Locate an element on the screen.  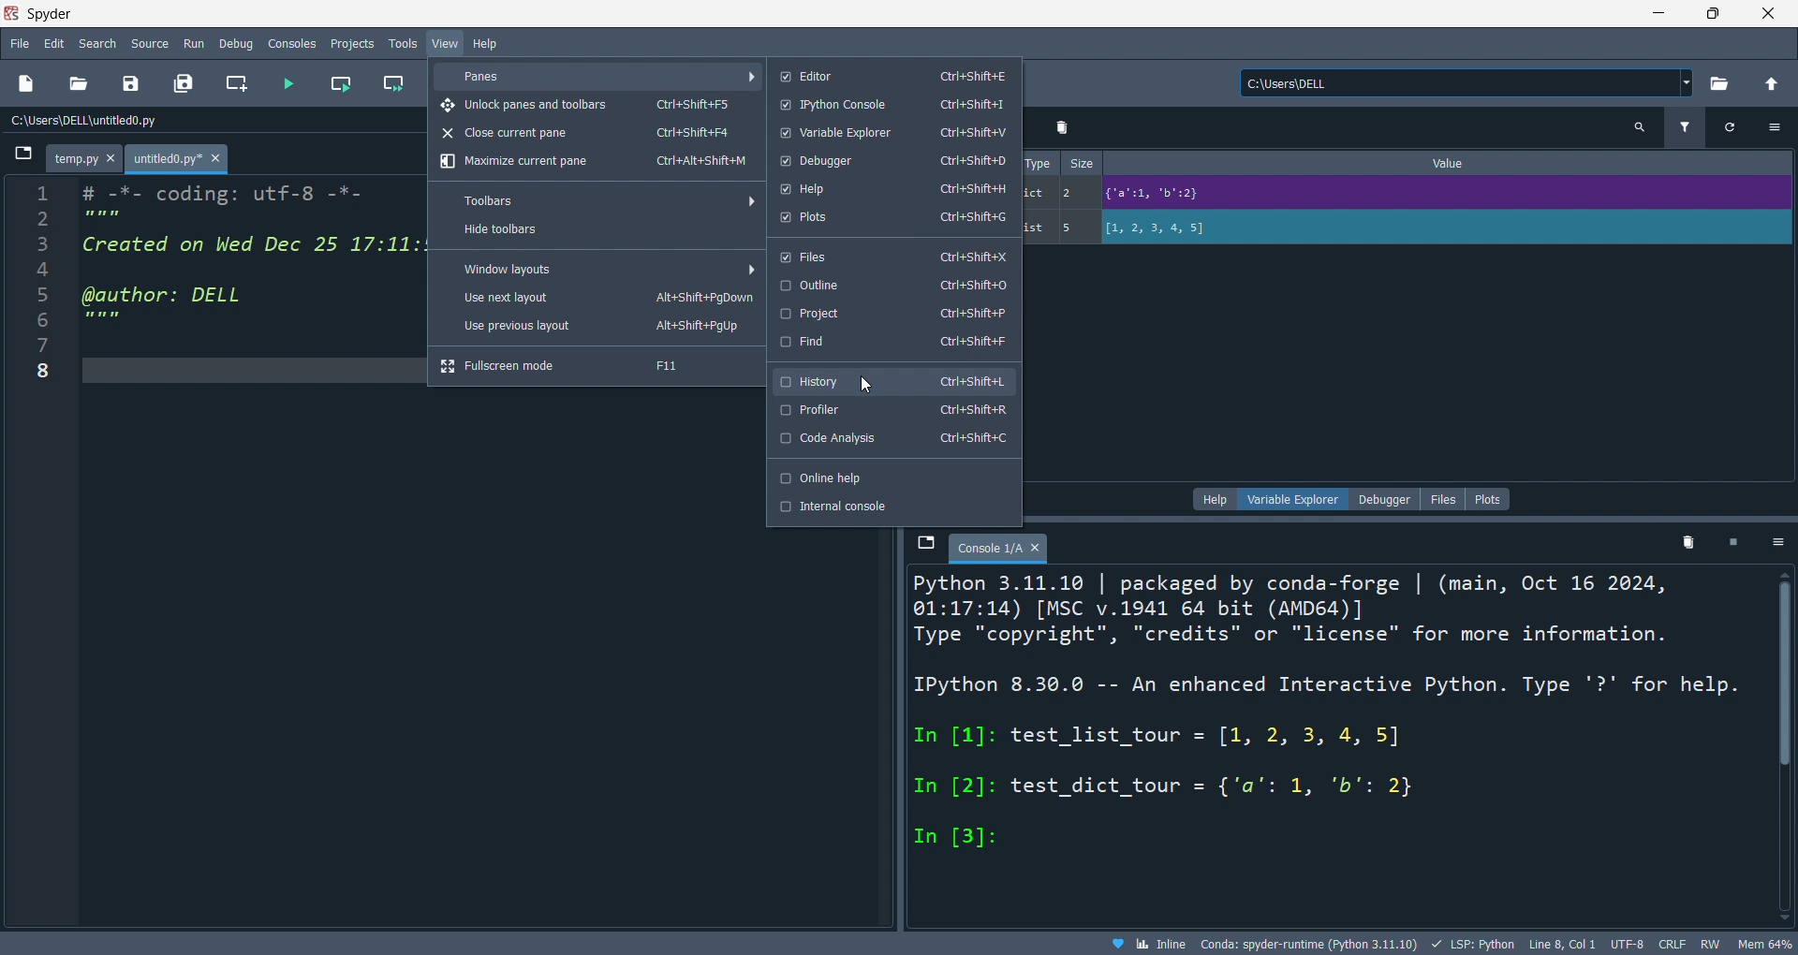
crlf is located at coordinates (1670, 945).